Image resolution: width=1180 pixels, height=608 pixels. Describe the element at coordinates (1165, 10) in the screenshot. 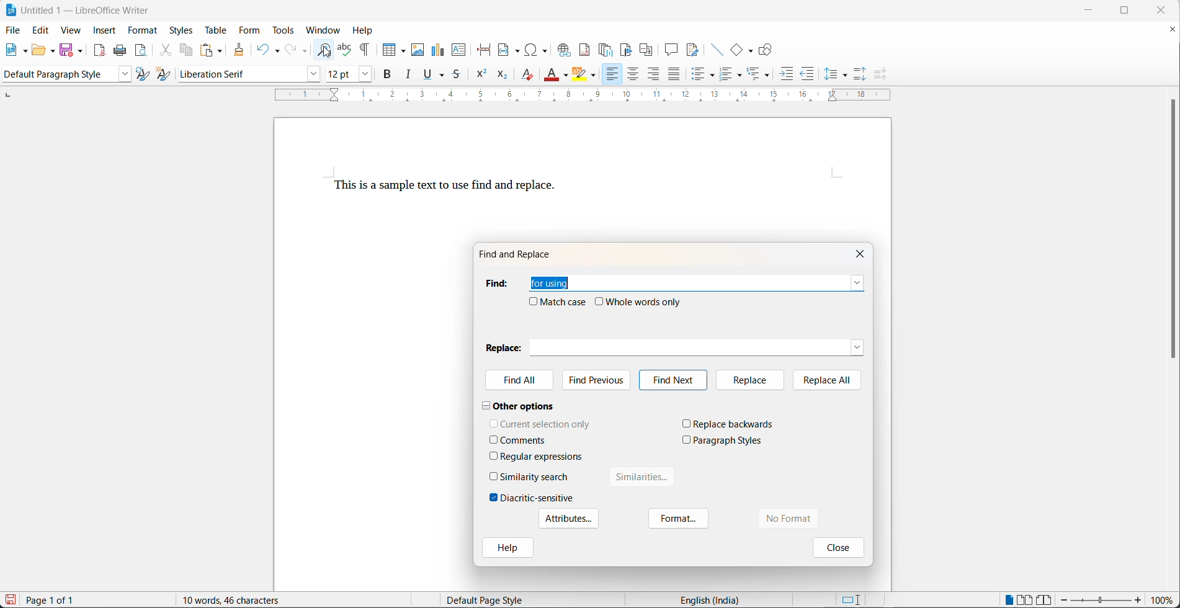

I see `close` at that location.